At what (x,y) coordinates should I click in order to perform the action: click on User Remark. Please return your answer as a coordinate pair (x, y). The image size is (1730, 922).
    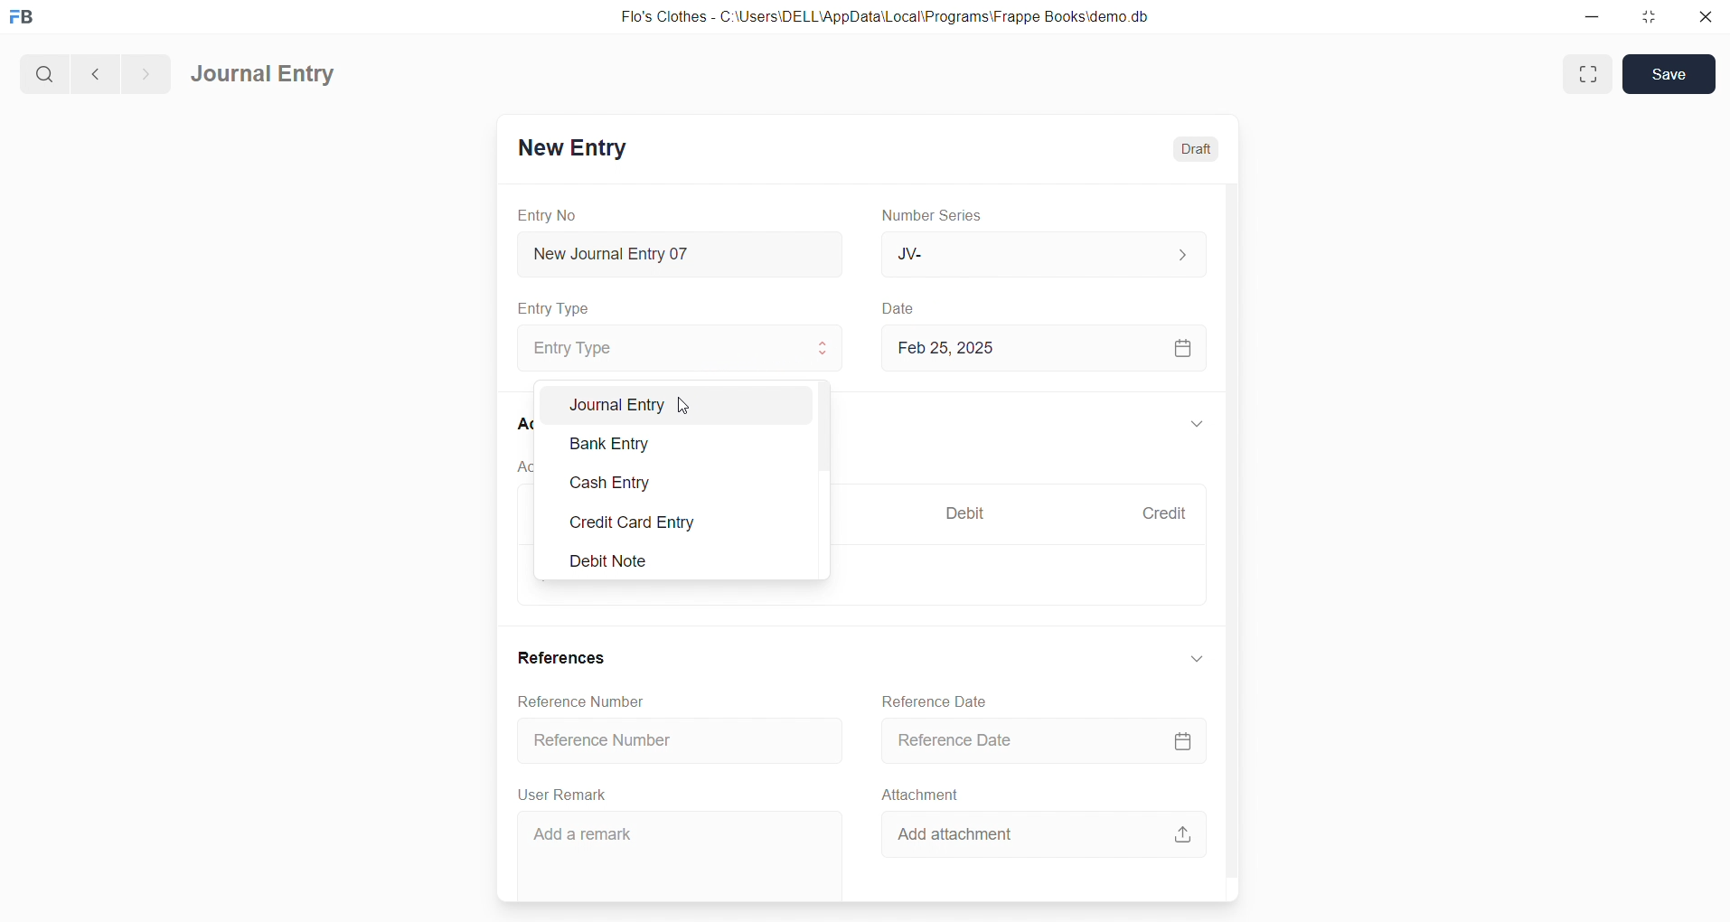
    Looking at the image, I should click on (566, 795).